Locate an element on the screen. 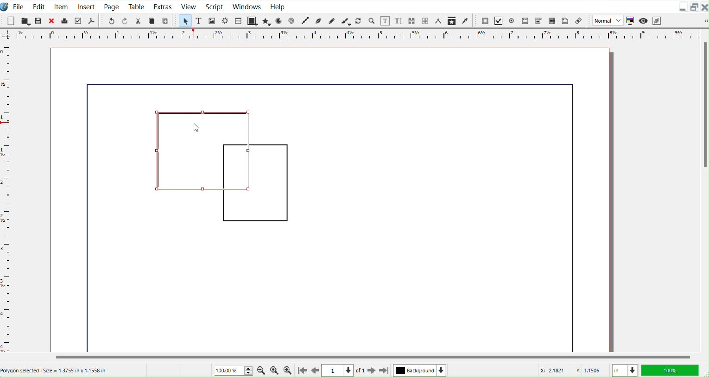 The width and height of the screenshot is (709, 377). Window is located at coordinates (247, 6).